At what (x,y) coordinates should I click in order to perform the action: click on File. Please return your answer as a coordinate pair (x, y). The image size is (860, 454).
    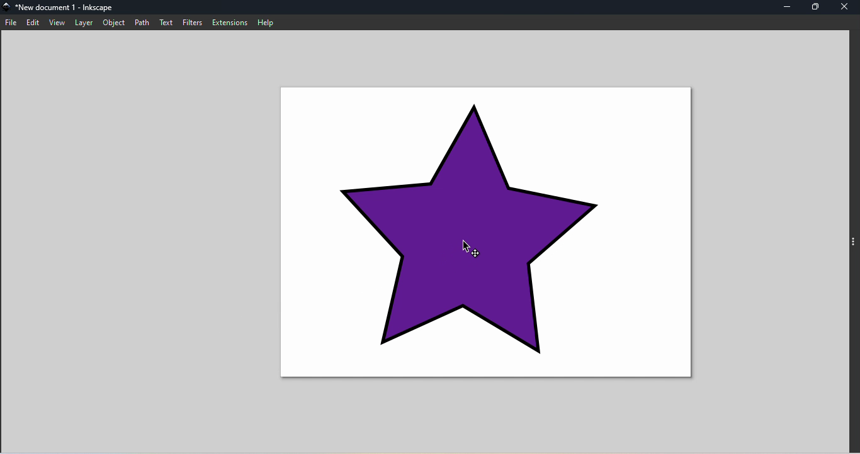
    Looking at the image, I should click on (11, 24).